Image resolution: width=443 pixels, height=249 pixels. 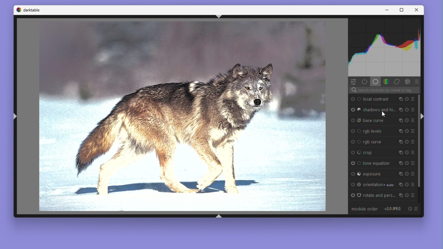 I want to click on multiple instance actions, so click(x=400, y=142).